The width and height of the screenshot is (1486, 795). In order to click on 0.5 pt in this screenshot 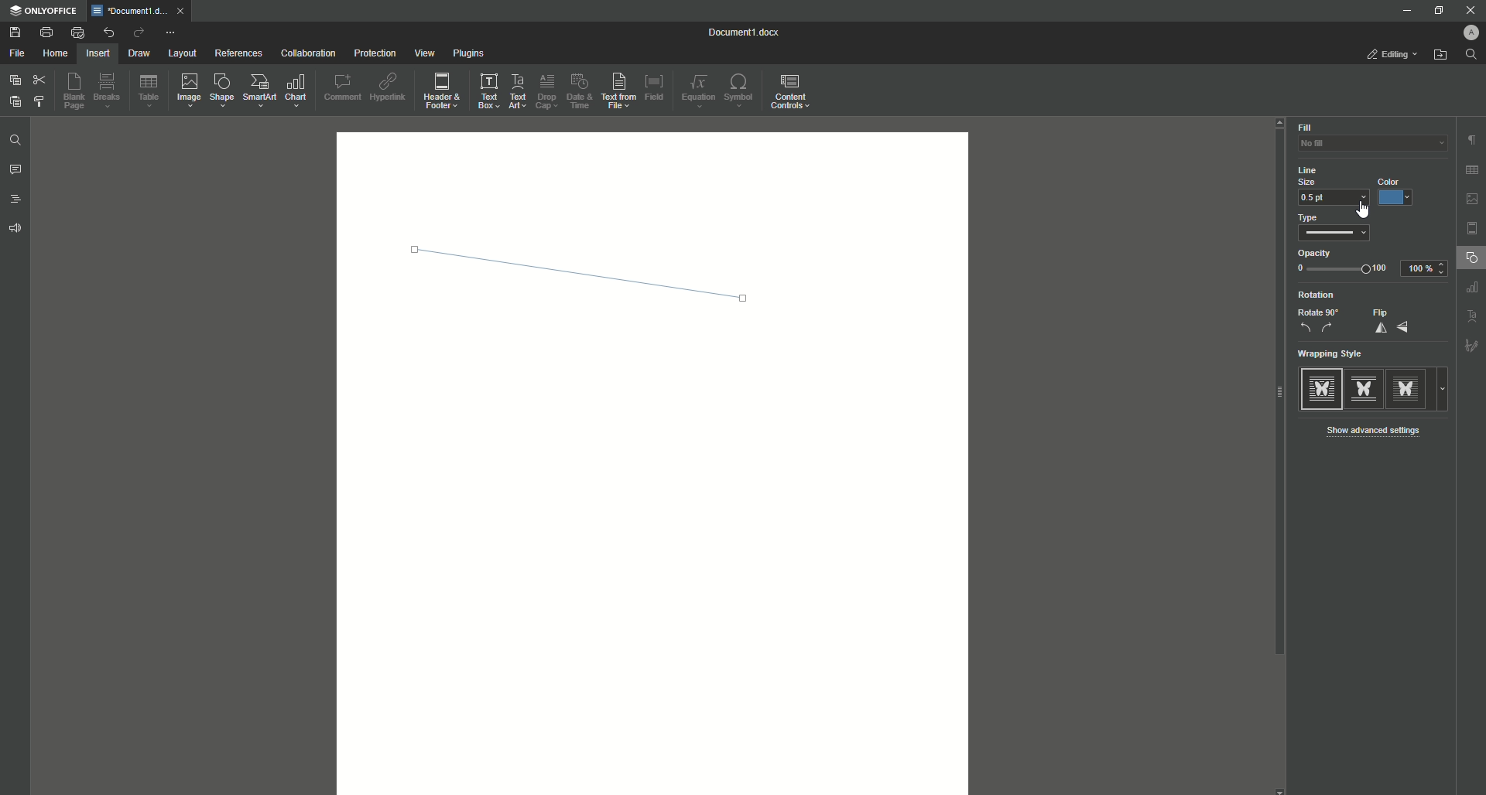, I will do `click(1333, 200)`.